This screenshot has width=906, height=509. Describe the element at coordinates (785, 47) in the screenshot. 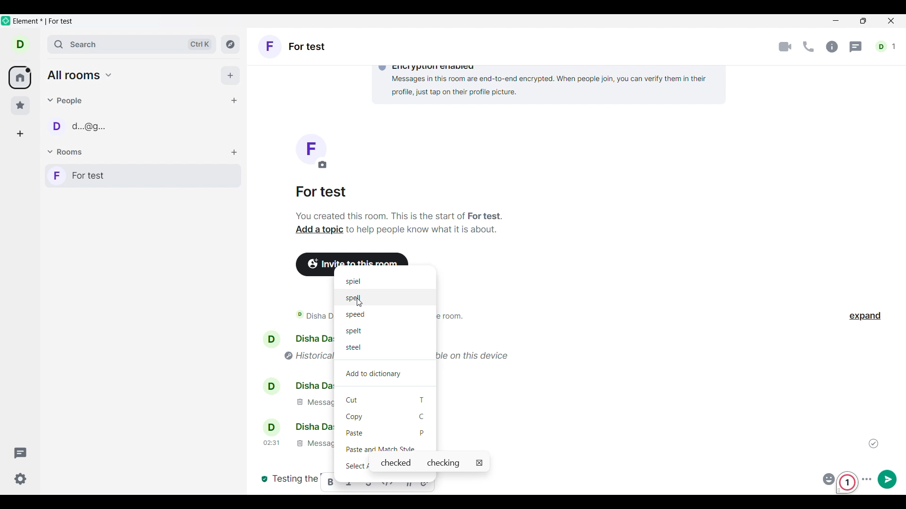

I see `Video call` at that location.